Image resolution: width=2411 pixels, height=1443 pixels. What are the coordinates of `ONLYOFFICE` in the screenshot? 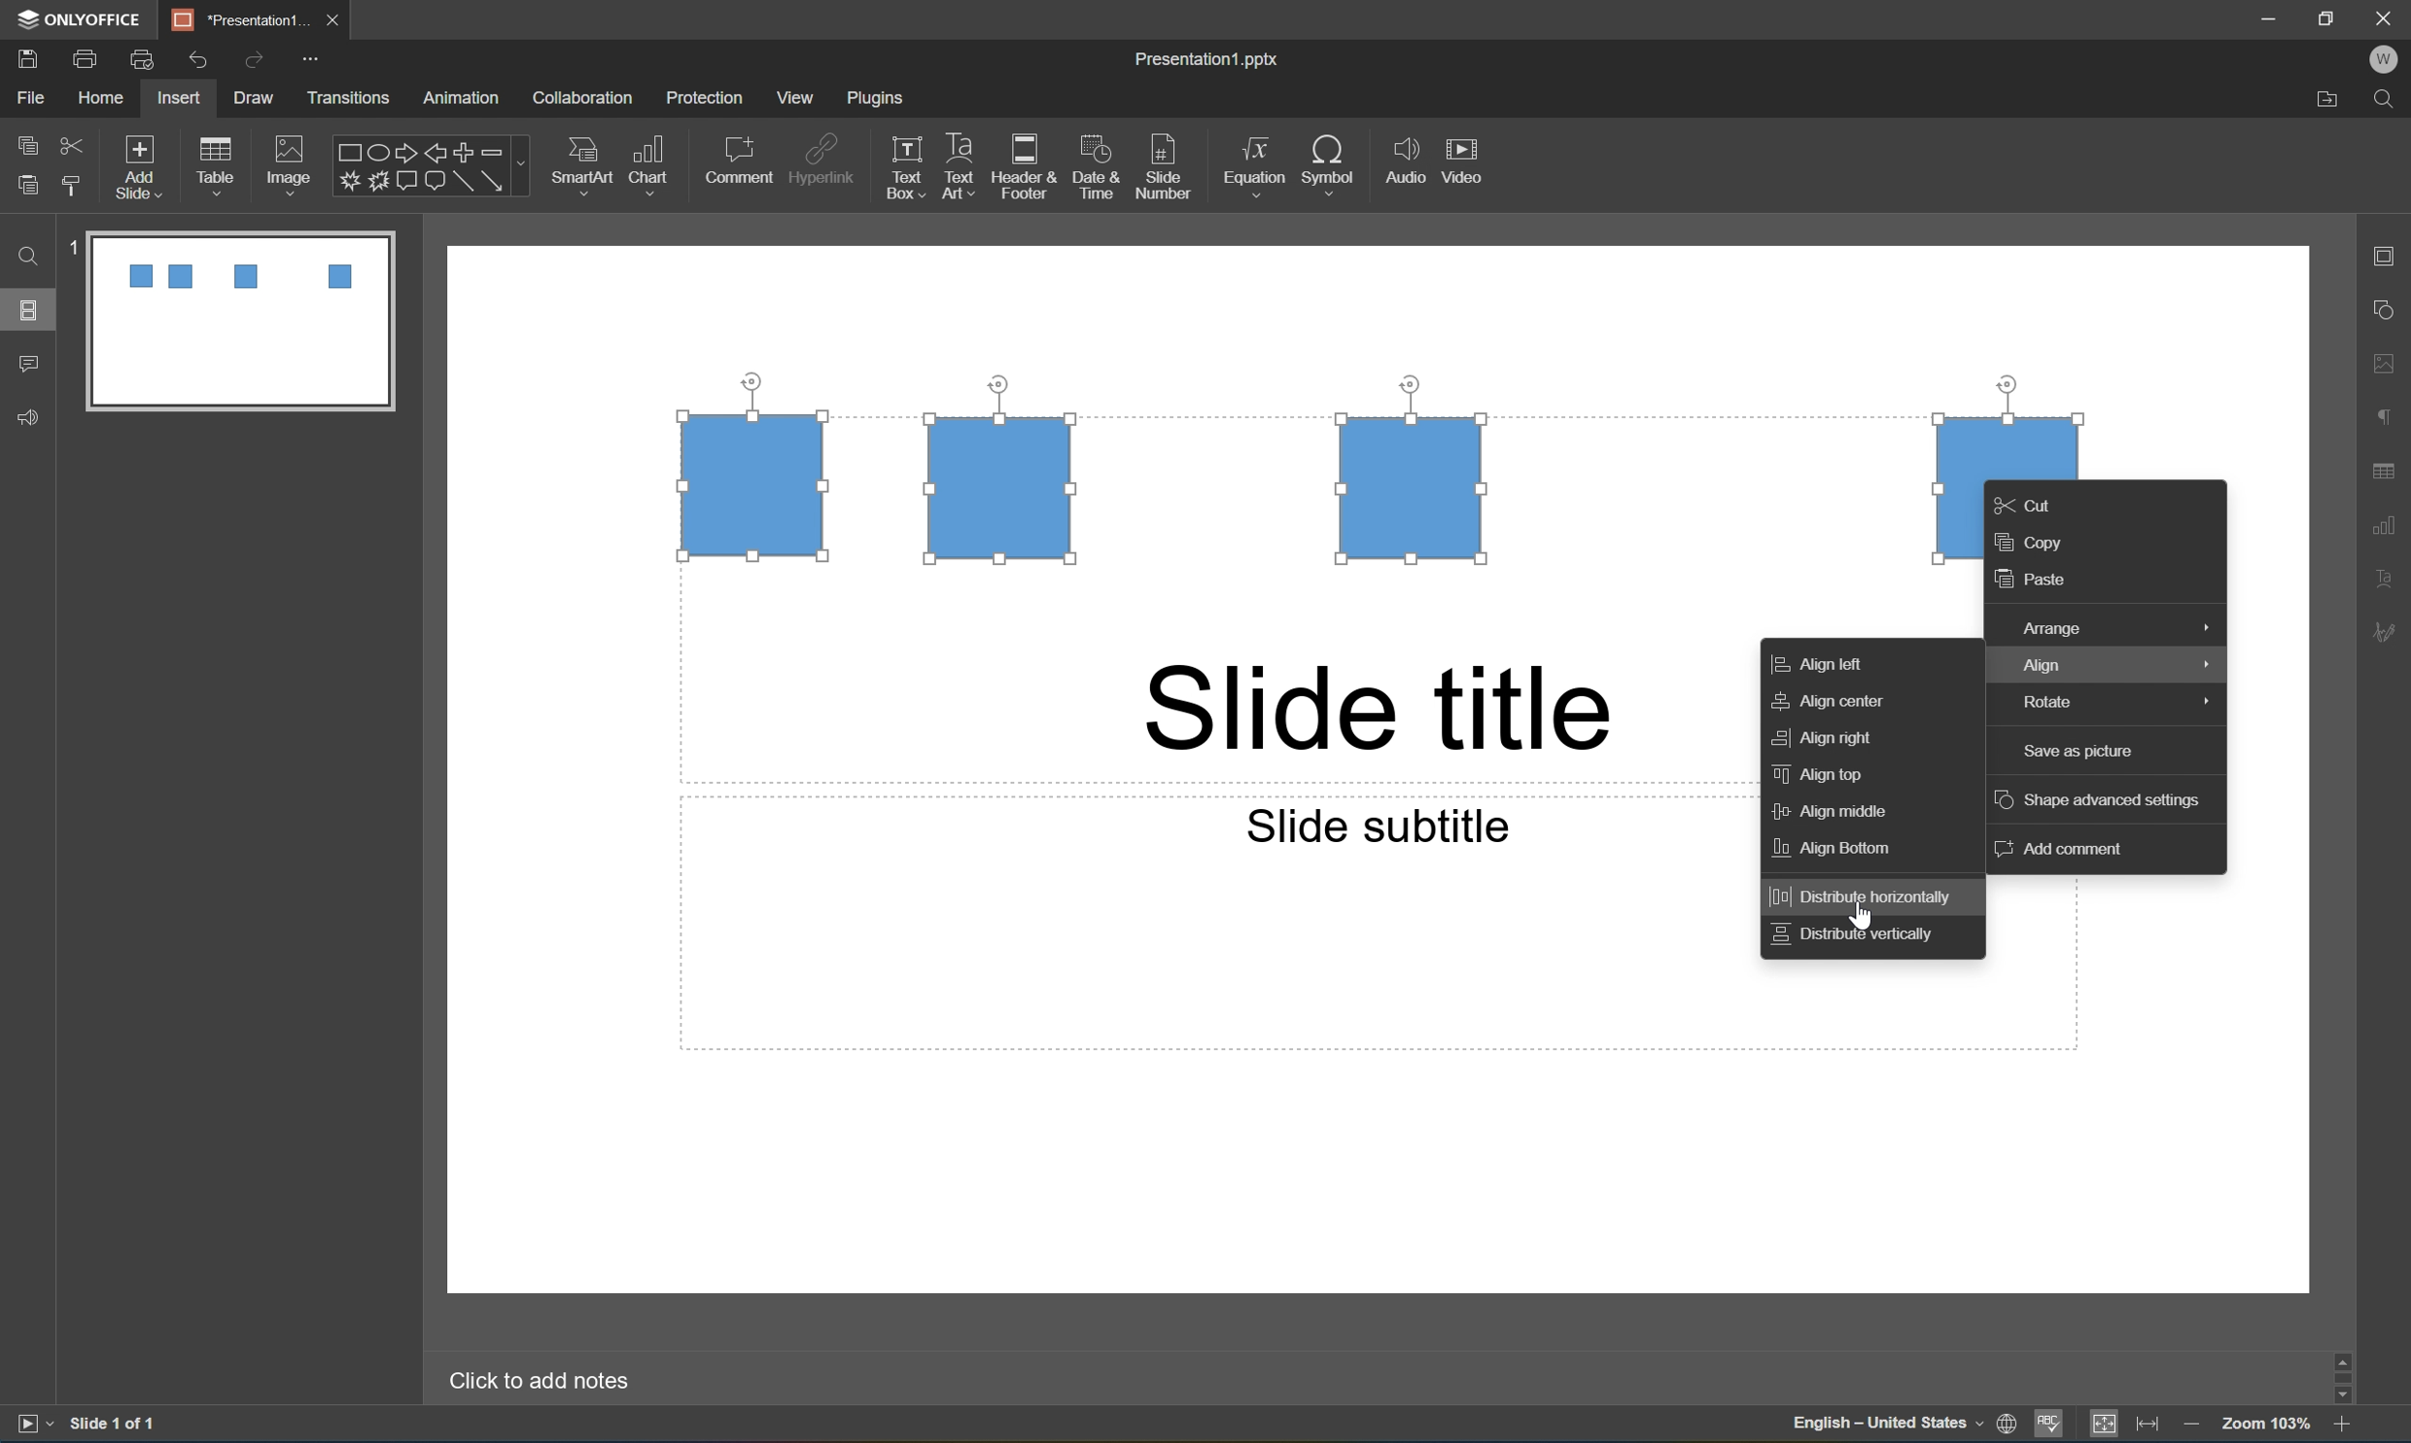 It's located at (82, 18).